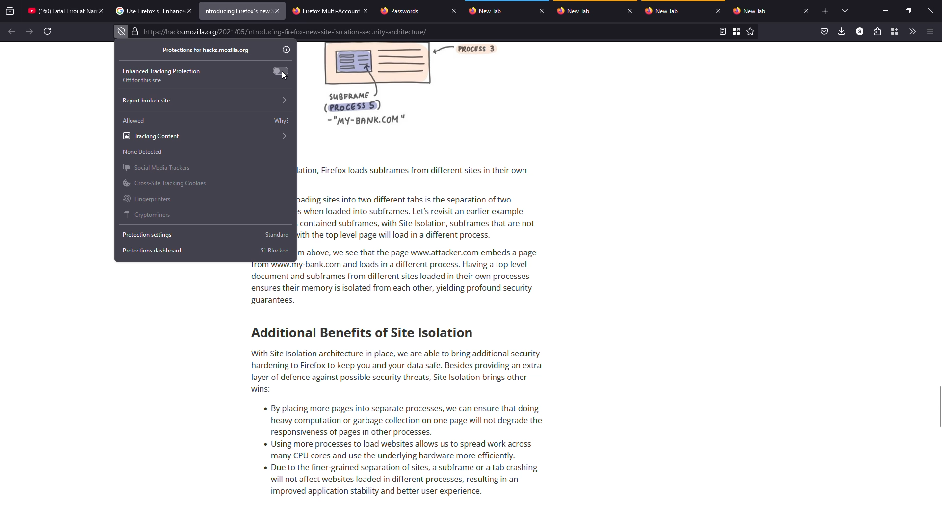  What do you see at coordinates (542, 11) in the screenshot?
I see `close` at bounding box center [542, 11].